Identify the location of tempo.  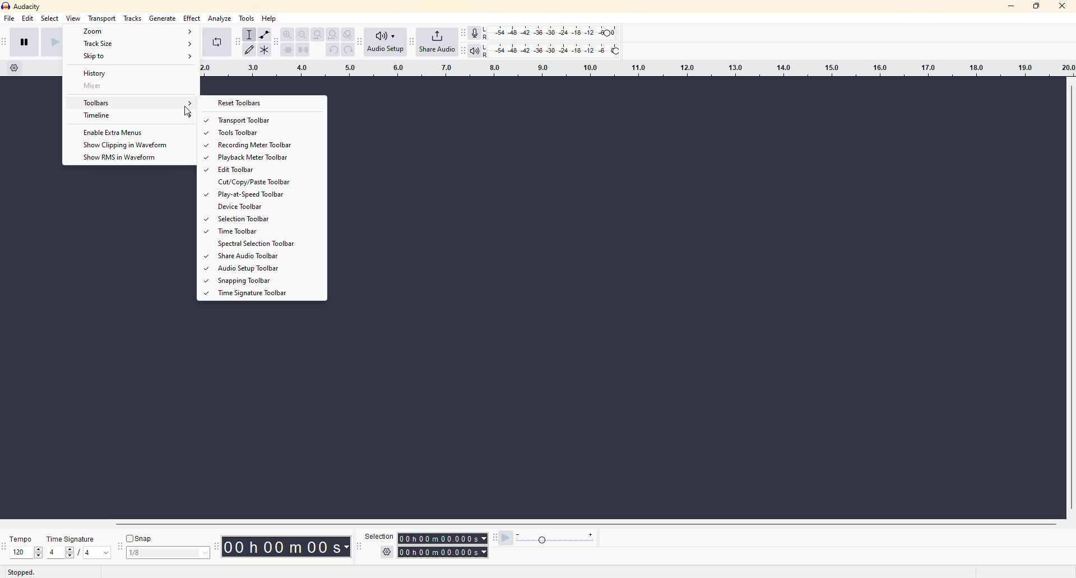
(20, 539).